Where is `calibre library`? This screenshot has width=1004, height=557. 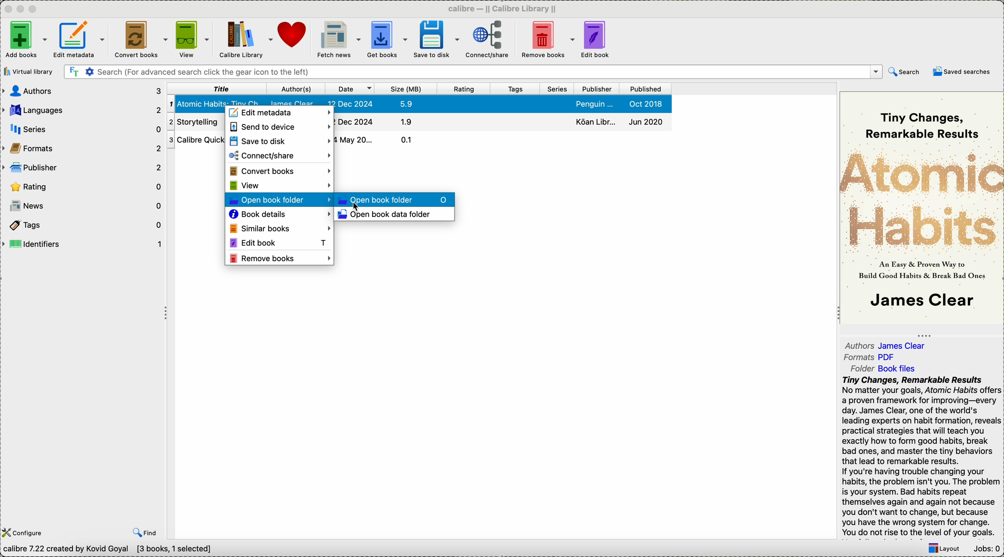
calibre library is located at coordinates (246, 41).